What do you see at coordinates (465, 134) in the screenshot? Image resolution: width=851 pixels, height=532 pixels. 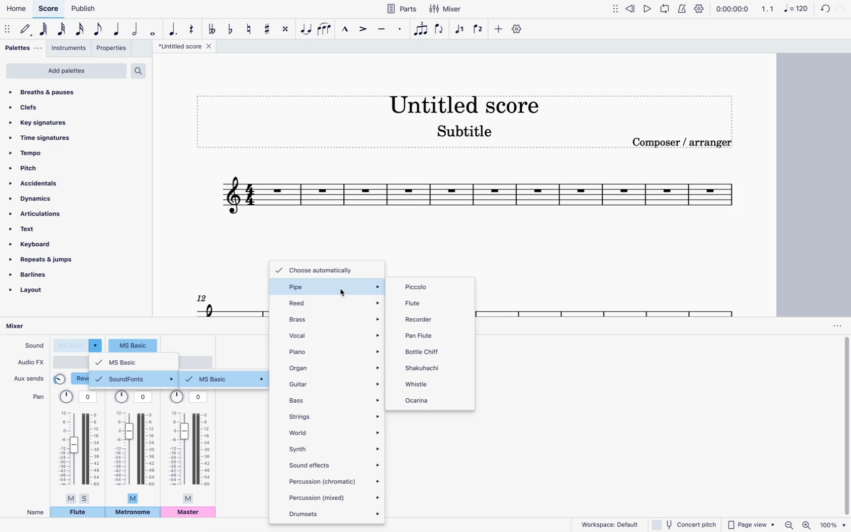 I see `score subtitle` at bounding box center [465, 134].